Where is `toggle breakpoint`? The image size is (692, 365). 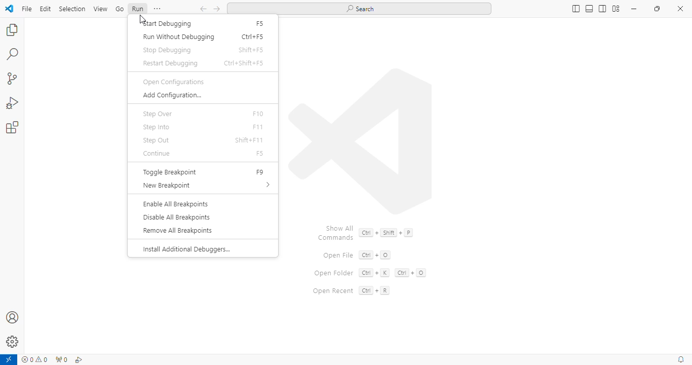
toggle breakpoint is located at coordinates (170, 172).